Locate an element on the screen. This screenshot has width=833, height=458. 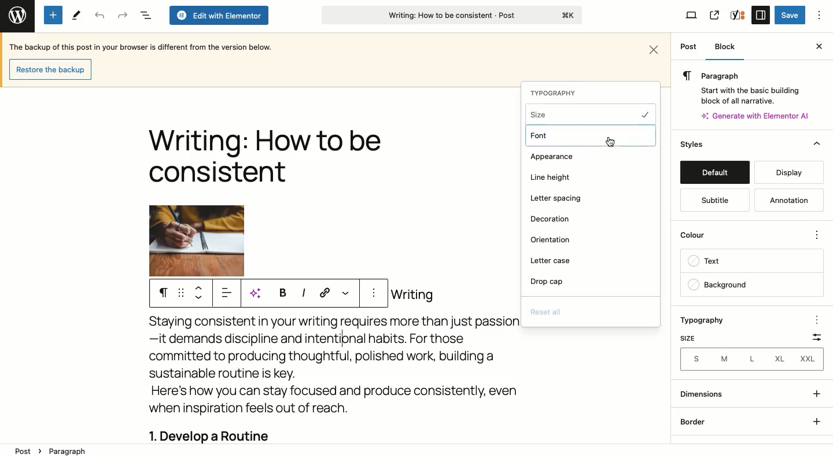
+ is located at coordinates (817, 396).